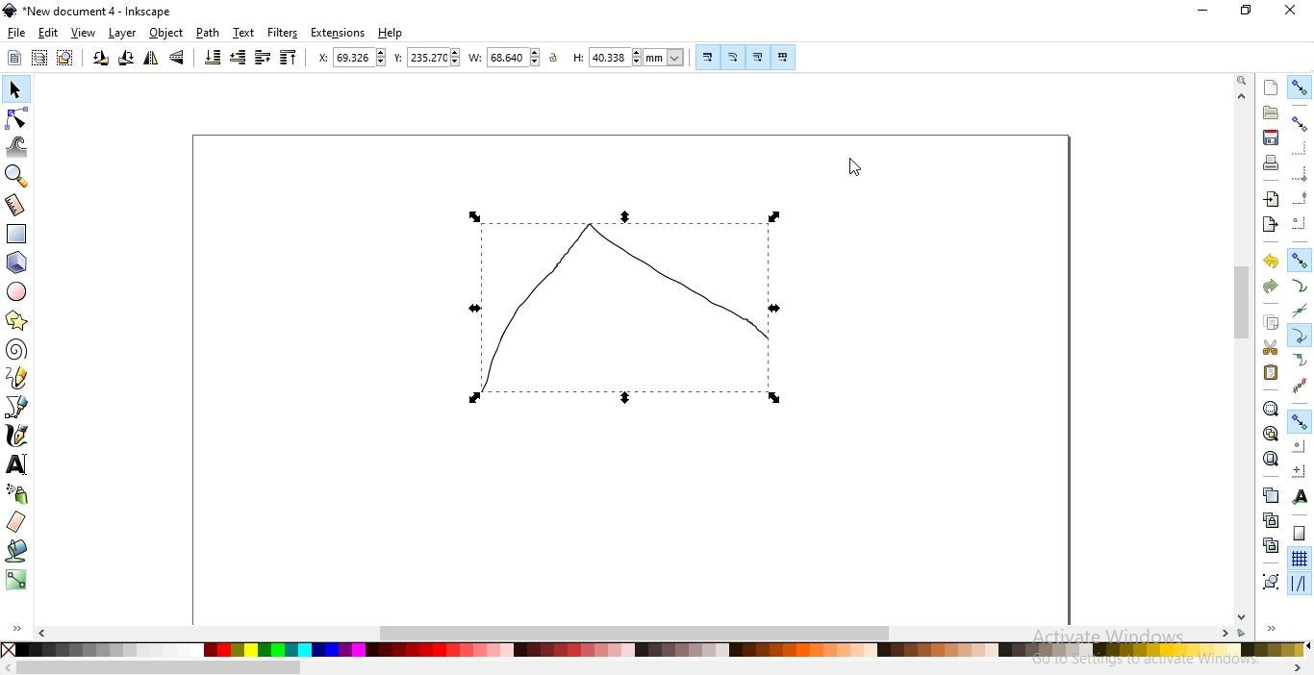  What do you see at coordinates (1247, 11) in the screenshot?
I see `restore down` at bounding box center [1247, 11].